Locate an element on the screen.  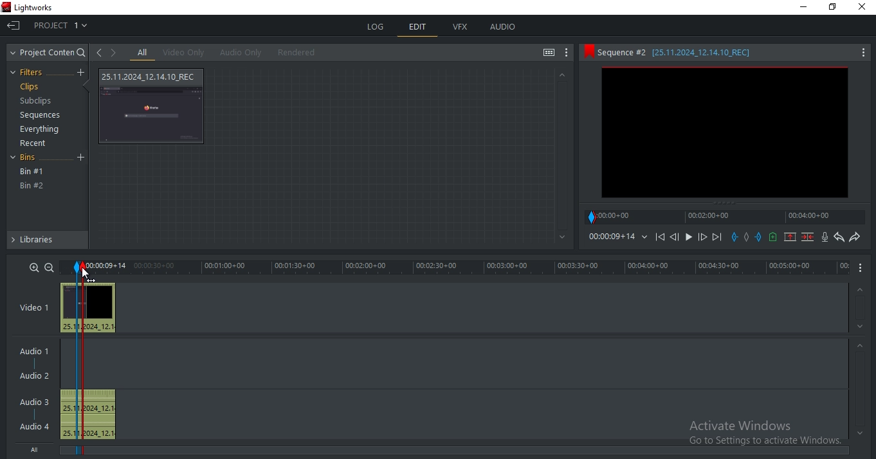
add a cue is located at coordinates (774, 237).